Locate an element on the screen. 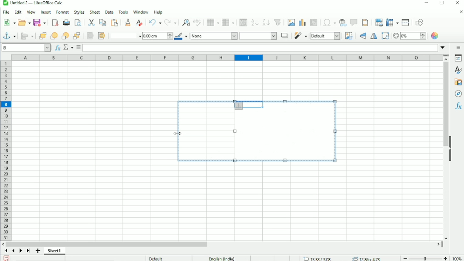 The height and width of the screenshot is (261, 464). Shadow is located at coordinates (284, 35).